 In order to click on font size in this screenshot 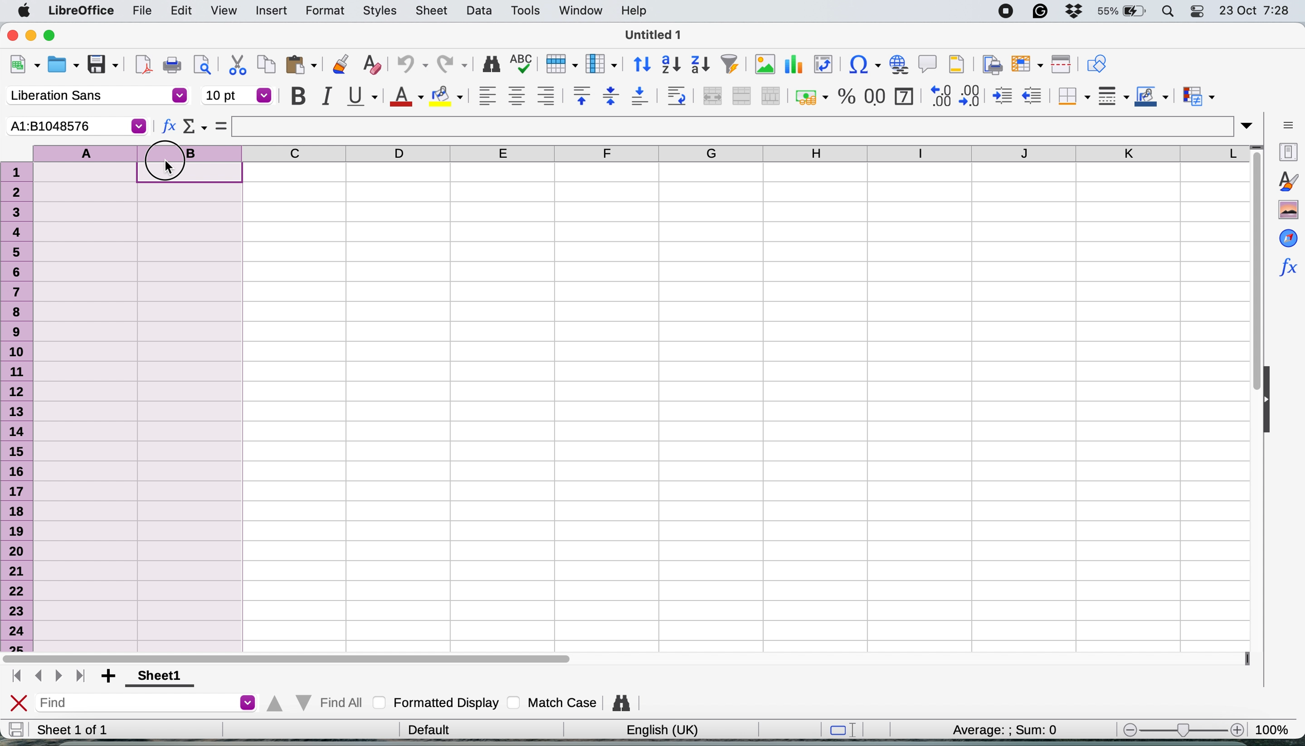, I will do `click(237, 95)`.